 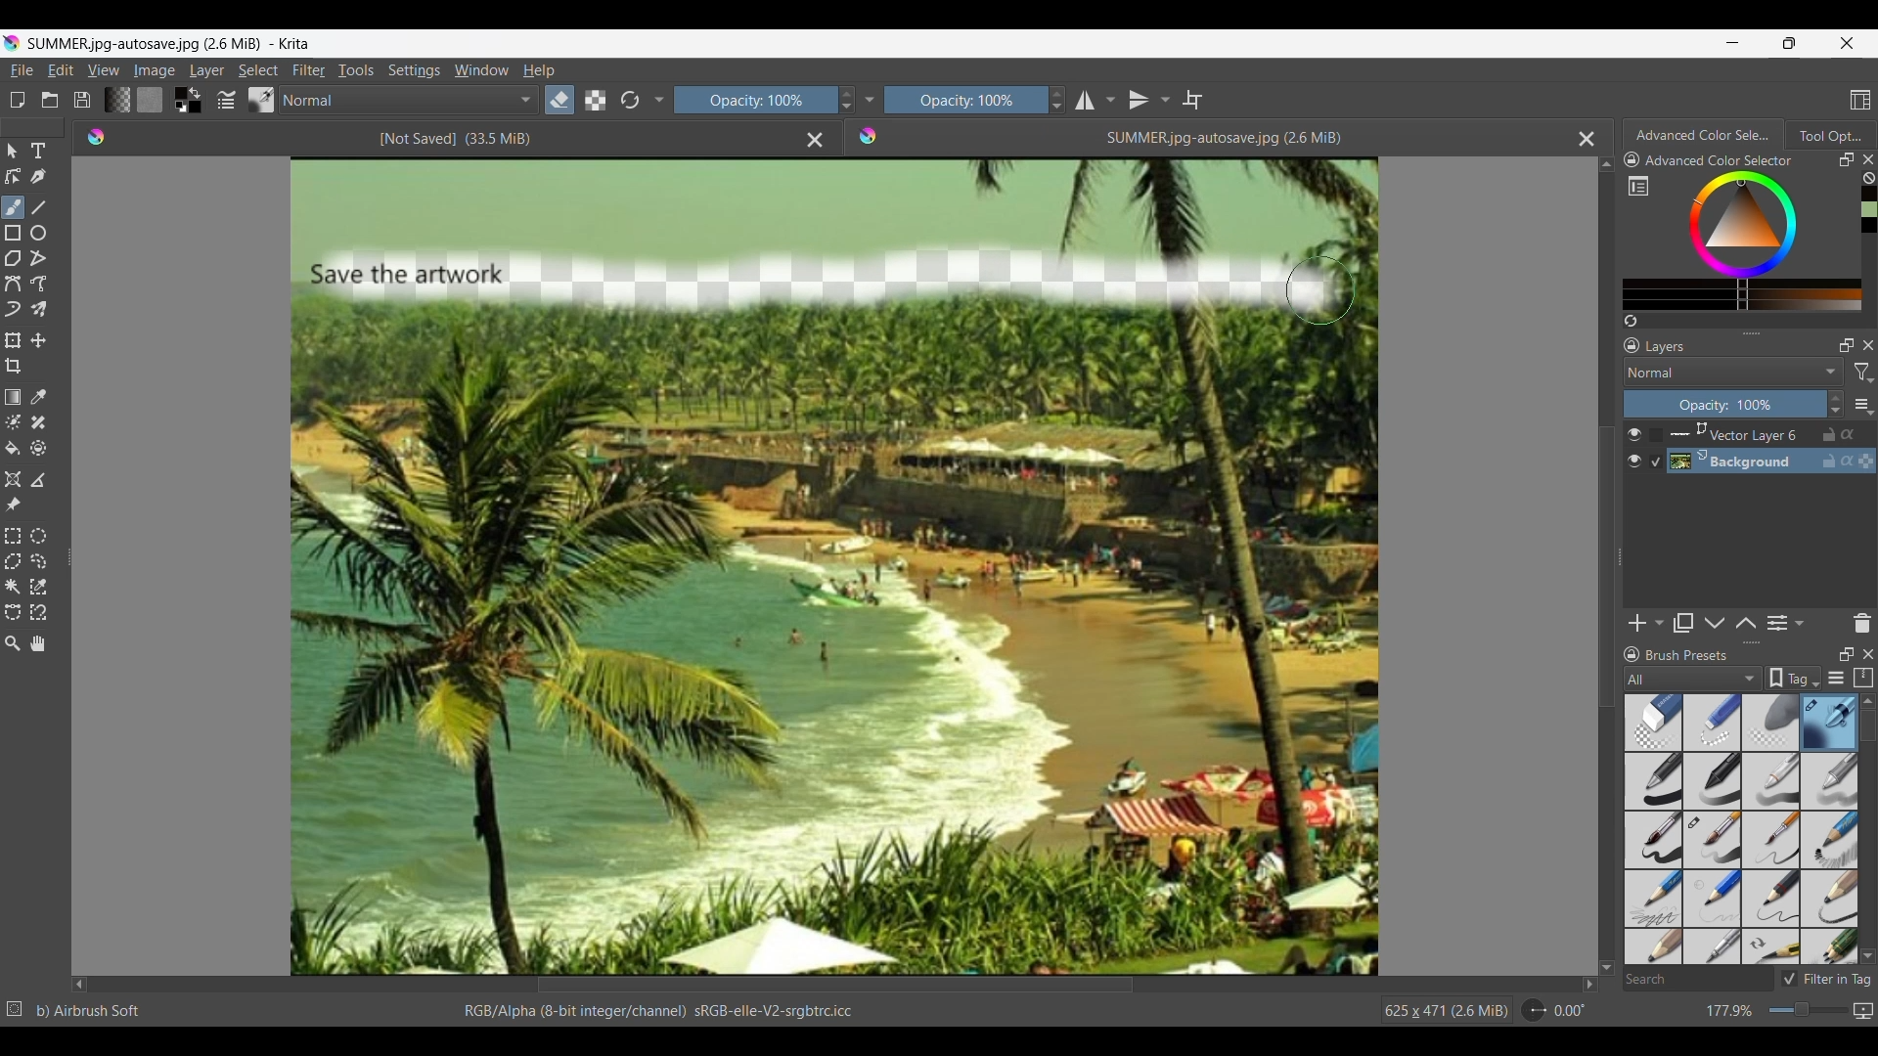 I want to click on Move layer up, so click(x=1746, y=622).